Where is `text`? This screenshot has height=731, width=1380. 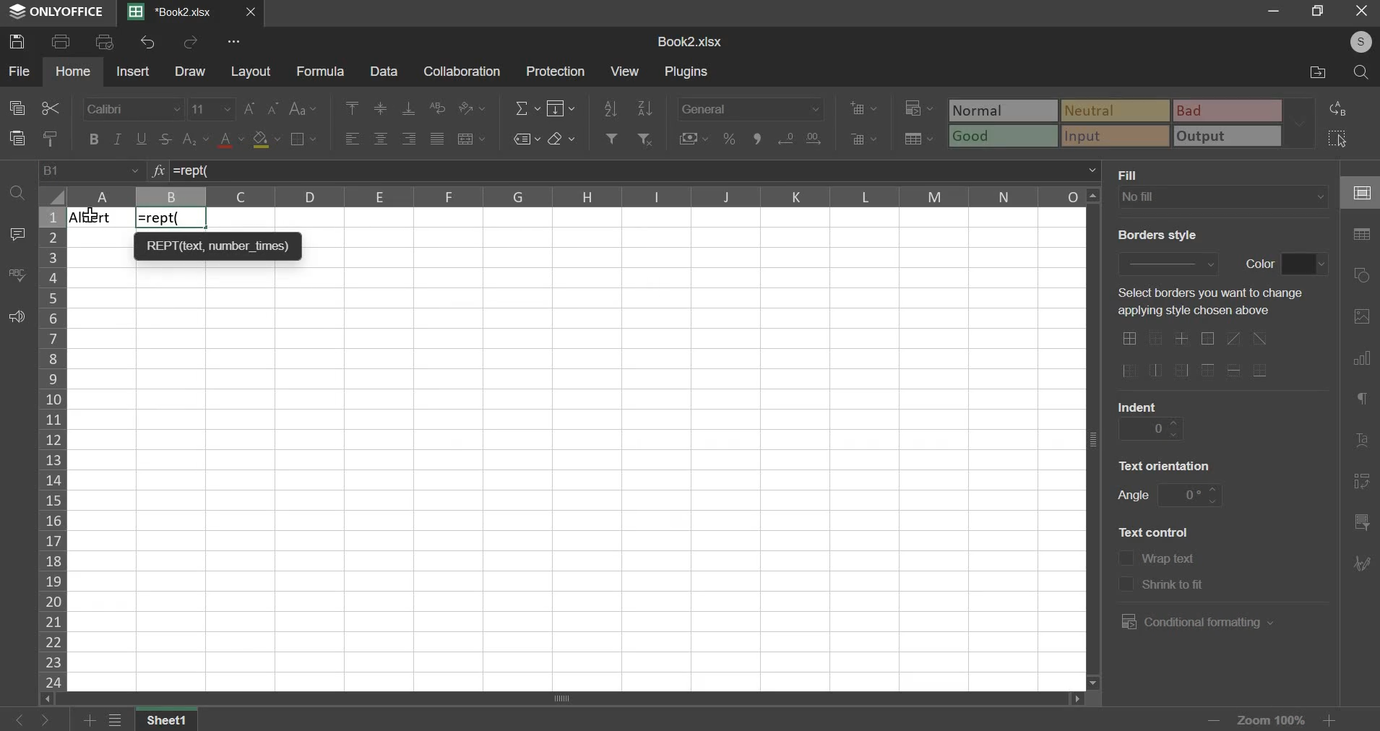
text is located at coordinates (1261, 266).